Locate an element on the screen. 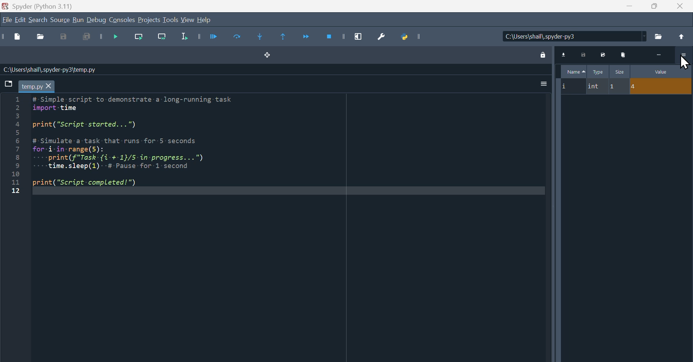 This screenshot has width=693, height=362. run is located at coordinates (78, 19).